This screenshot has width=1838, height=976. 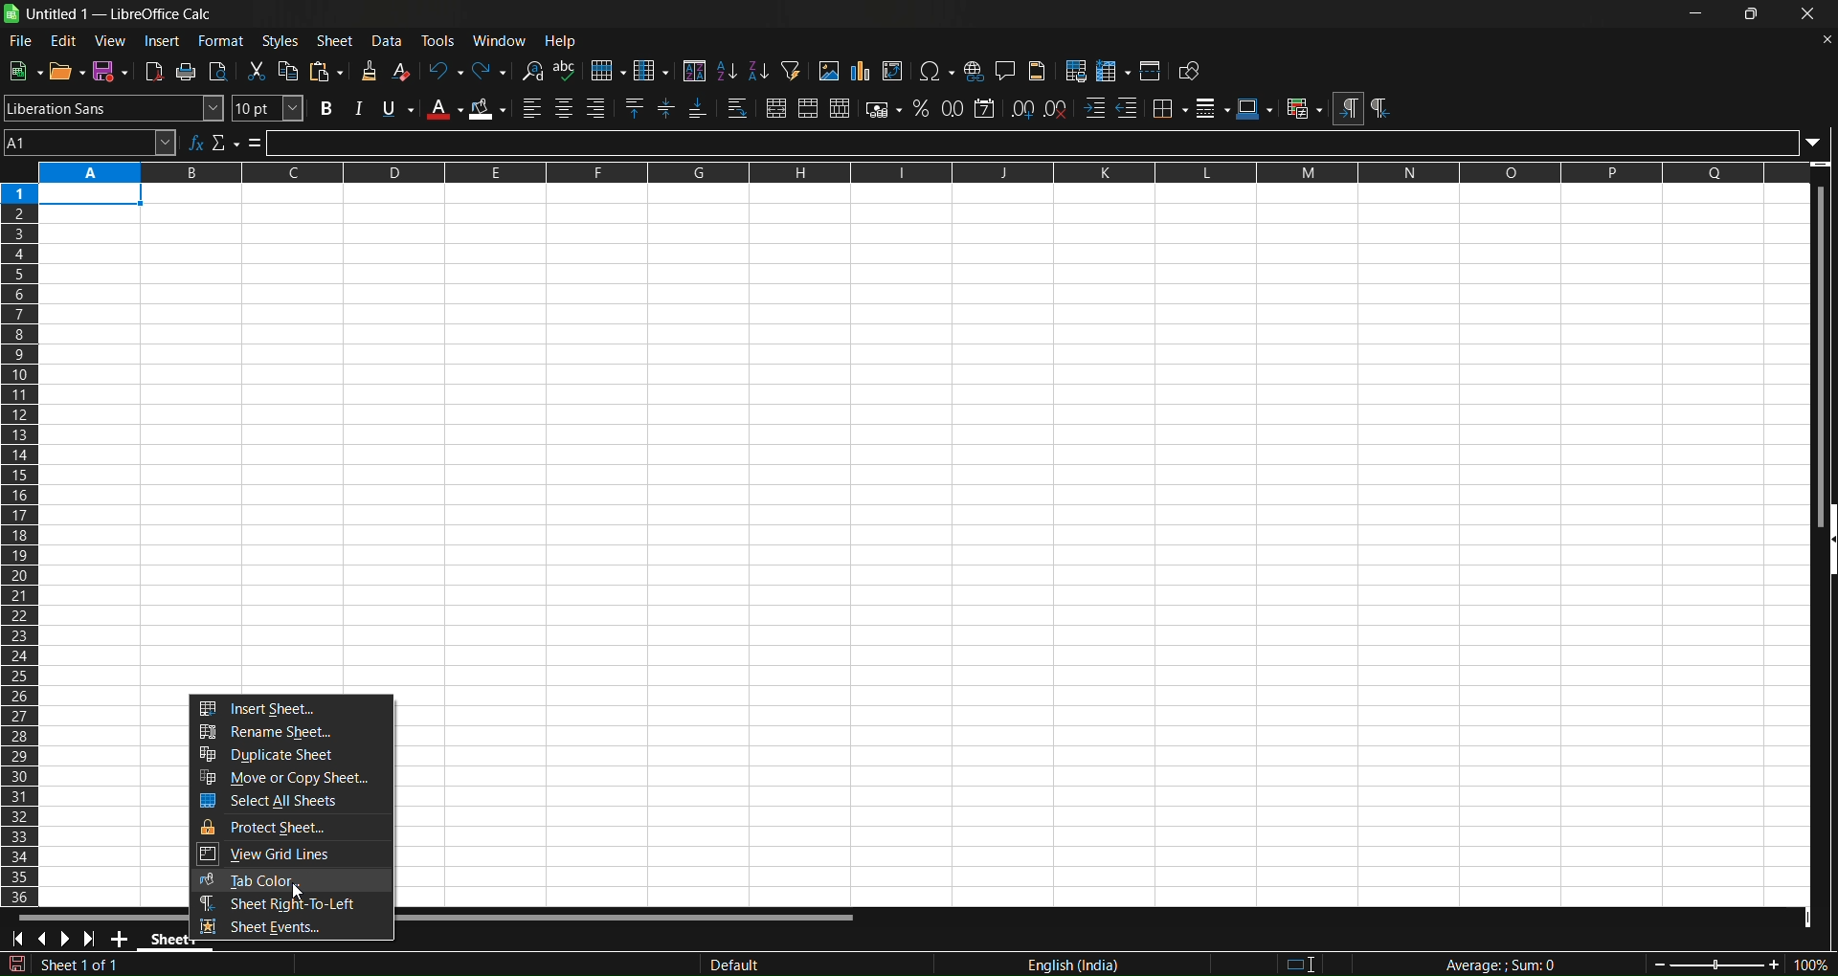 I want to click on file, so click(x=18, y=42).